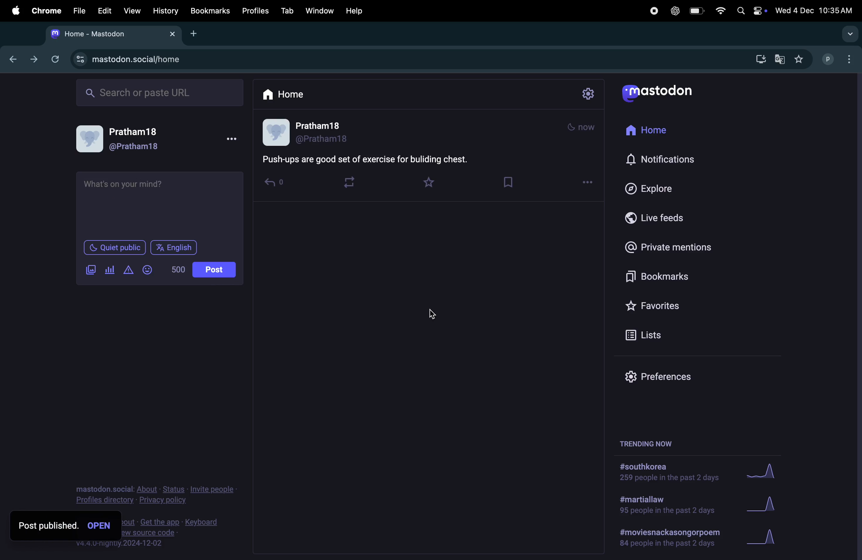  Describe the element at coordinates (110, 270) in the screenshot. I see `poll` at that location.